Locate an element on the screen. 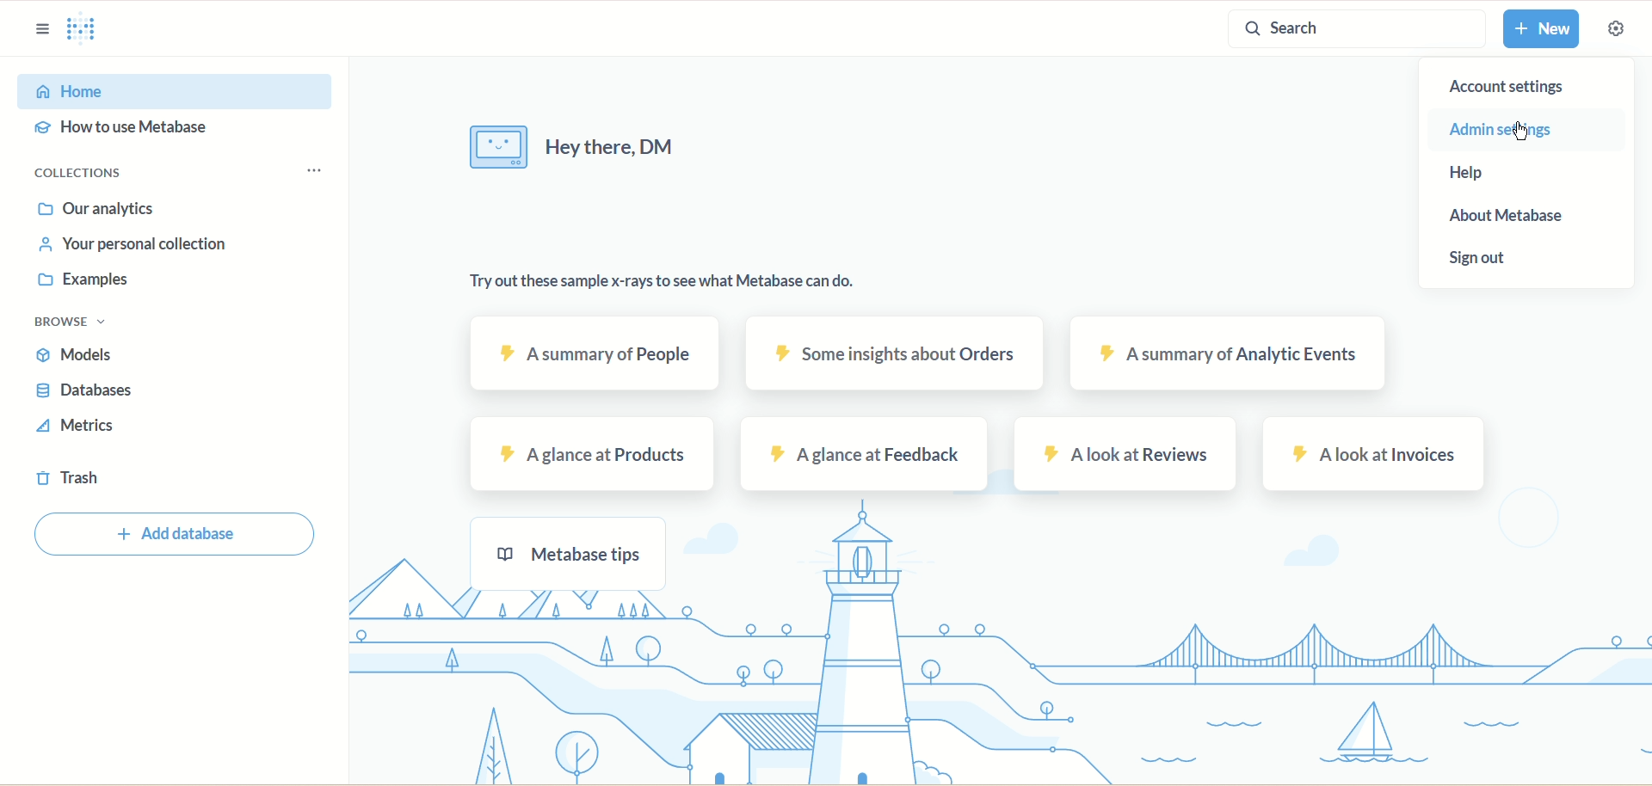  cursor is located at coordinates (1516, 129).